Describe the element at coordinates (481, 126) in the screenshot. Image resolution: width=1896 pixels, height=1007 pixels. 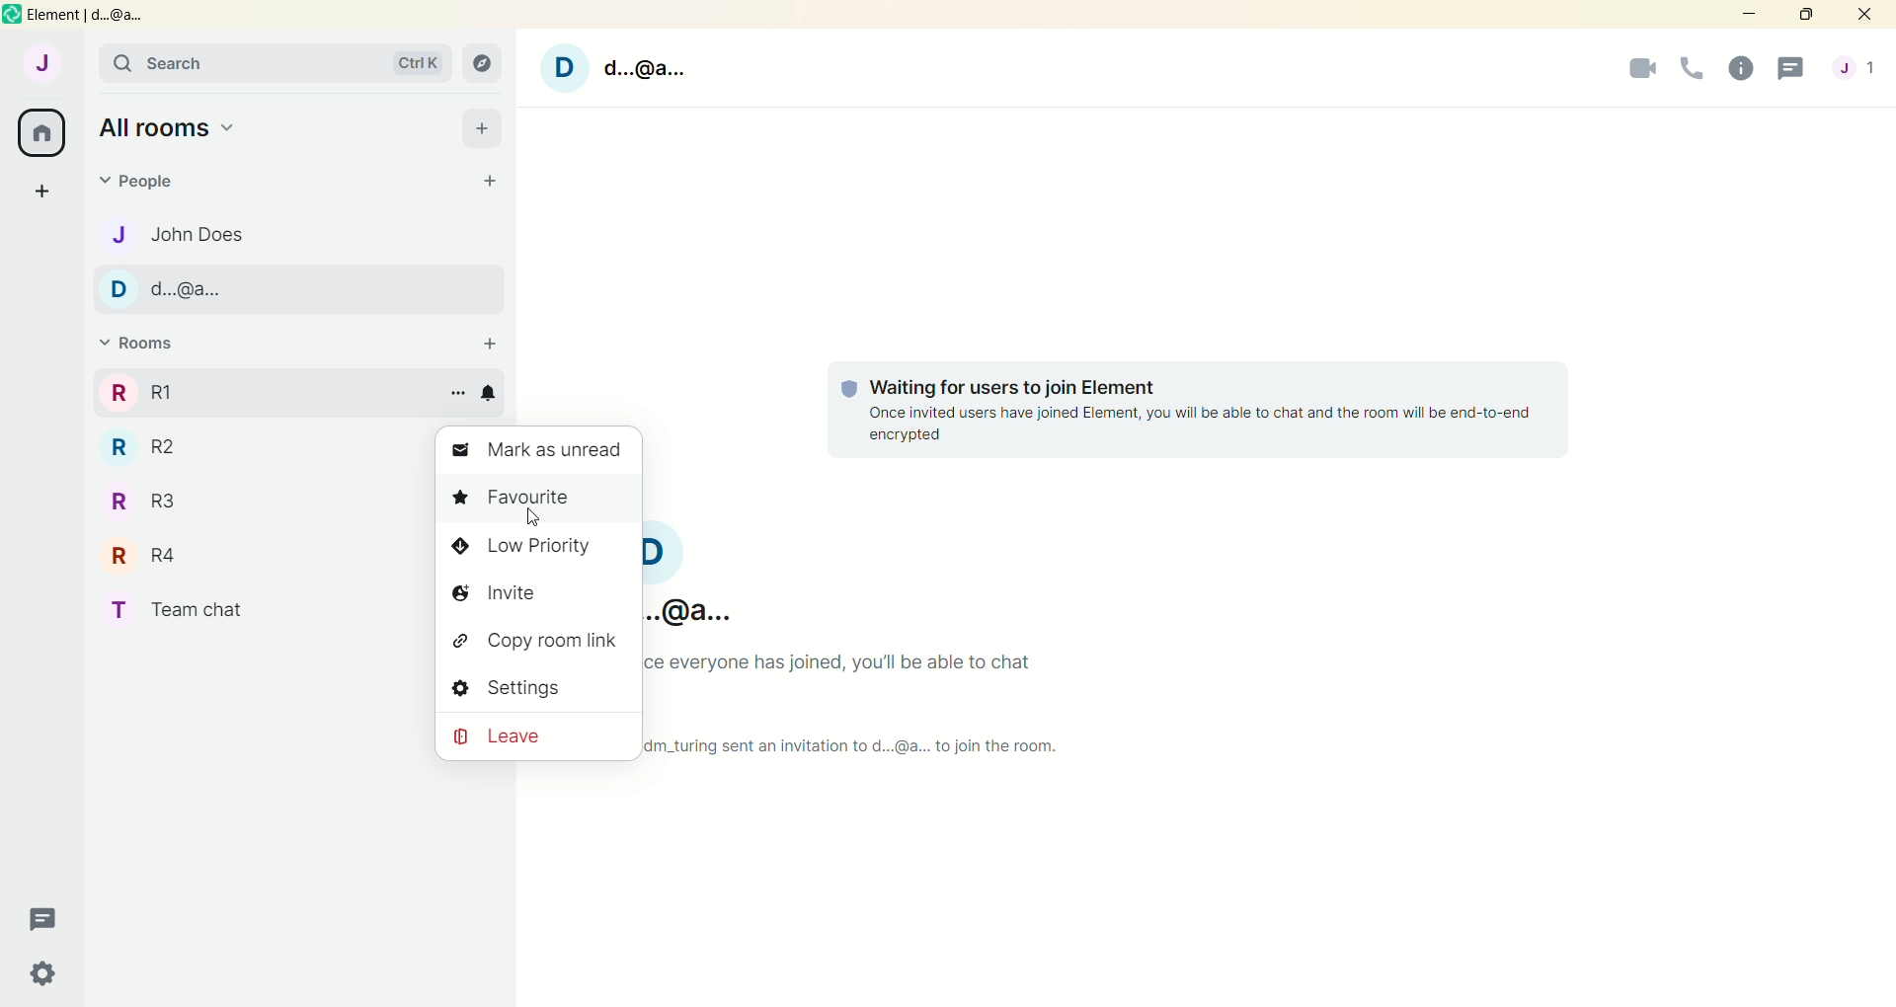
I see `Add All rooms` at that location.